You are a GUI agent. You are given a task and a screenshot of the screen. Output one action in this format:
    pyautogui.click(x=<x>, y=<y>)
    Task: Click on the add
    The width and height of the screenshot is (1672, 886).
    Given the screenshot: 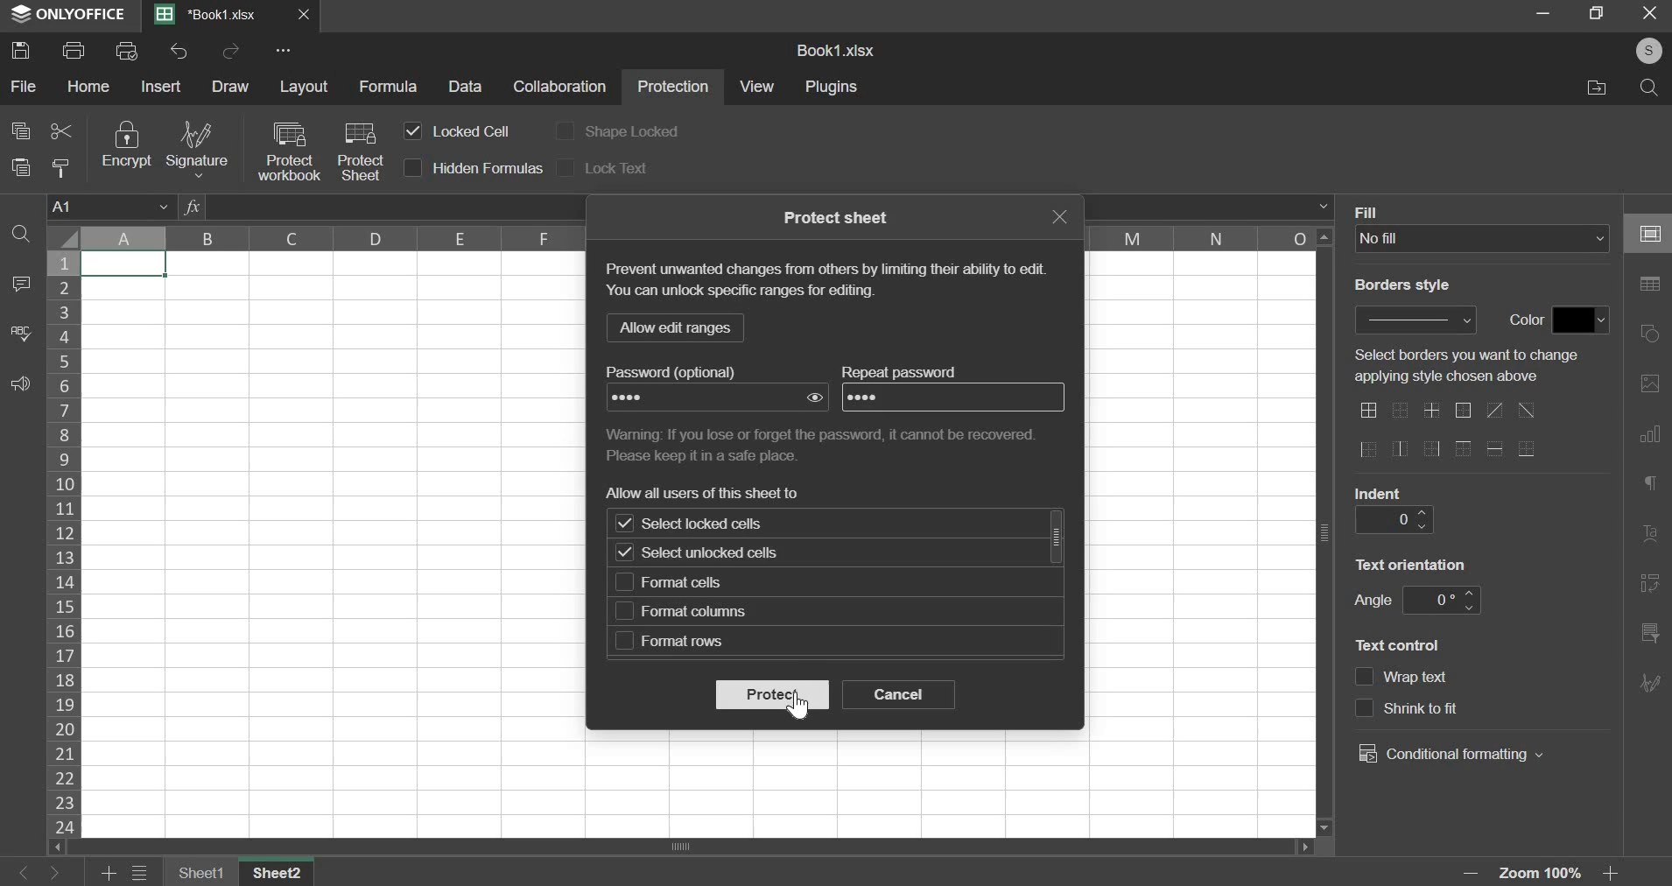 What is the action you would take?
    pyautogui.click(x=110, y=874)
    